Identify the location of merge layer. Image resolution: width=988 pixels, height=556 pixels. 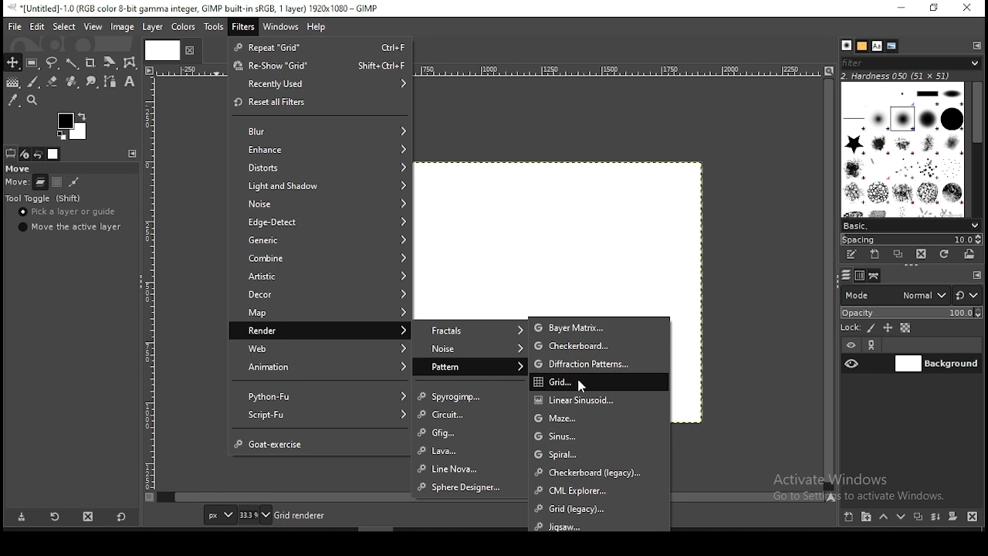
(935, 518).